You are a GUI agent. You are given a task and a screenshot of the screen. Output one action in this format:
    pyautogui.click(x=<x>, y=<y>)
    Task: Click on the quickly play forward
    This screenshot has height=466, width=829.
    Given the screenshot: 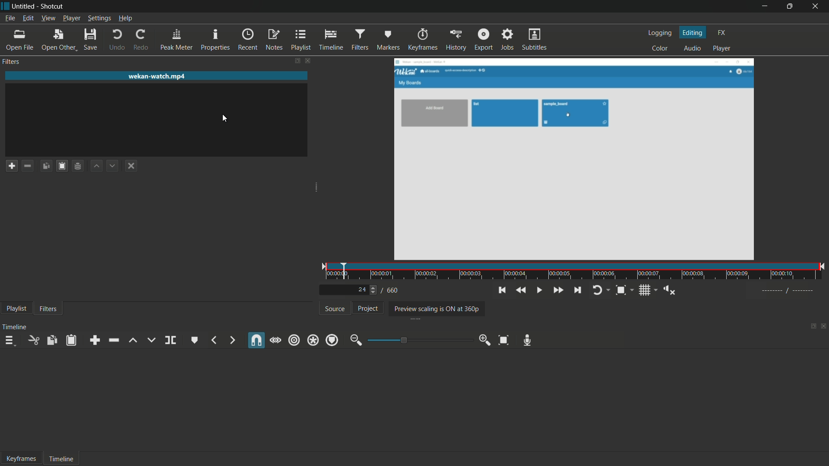 What is the action you would take?
    pyautogui.click(x=558, y=290)
    